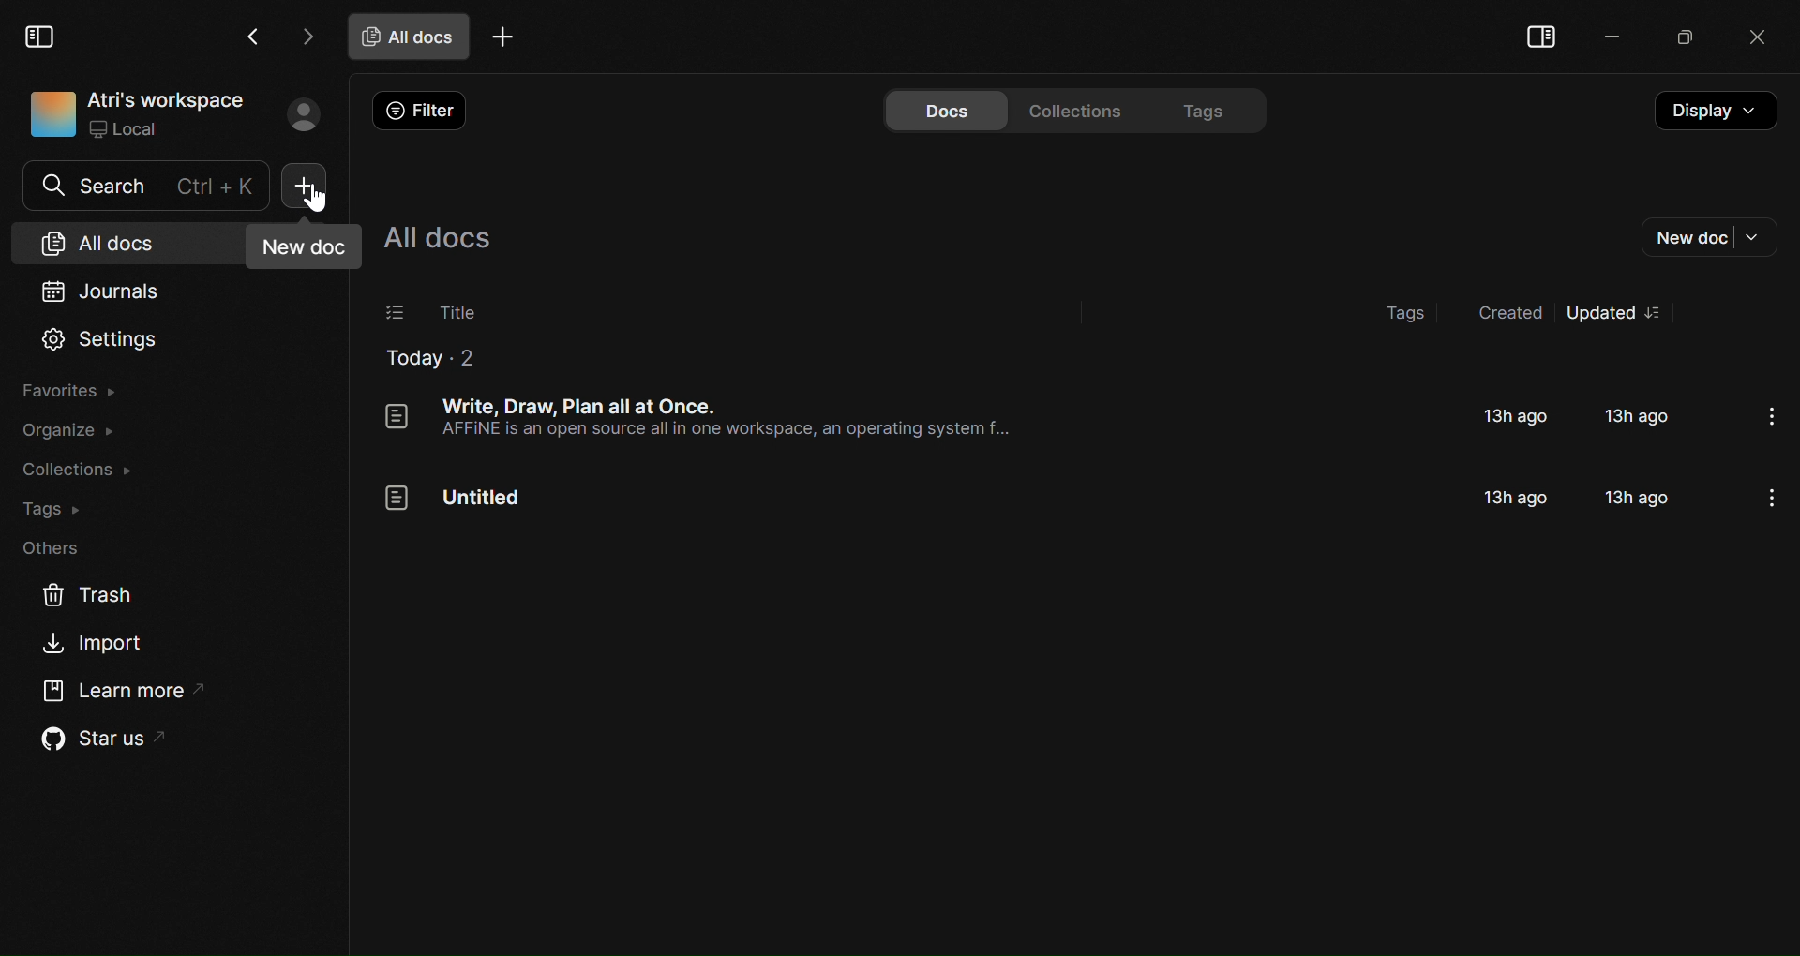  Describe the element at coordinates (99, 643) in the screenshot. I see `Import` at that location.